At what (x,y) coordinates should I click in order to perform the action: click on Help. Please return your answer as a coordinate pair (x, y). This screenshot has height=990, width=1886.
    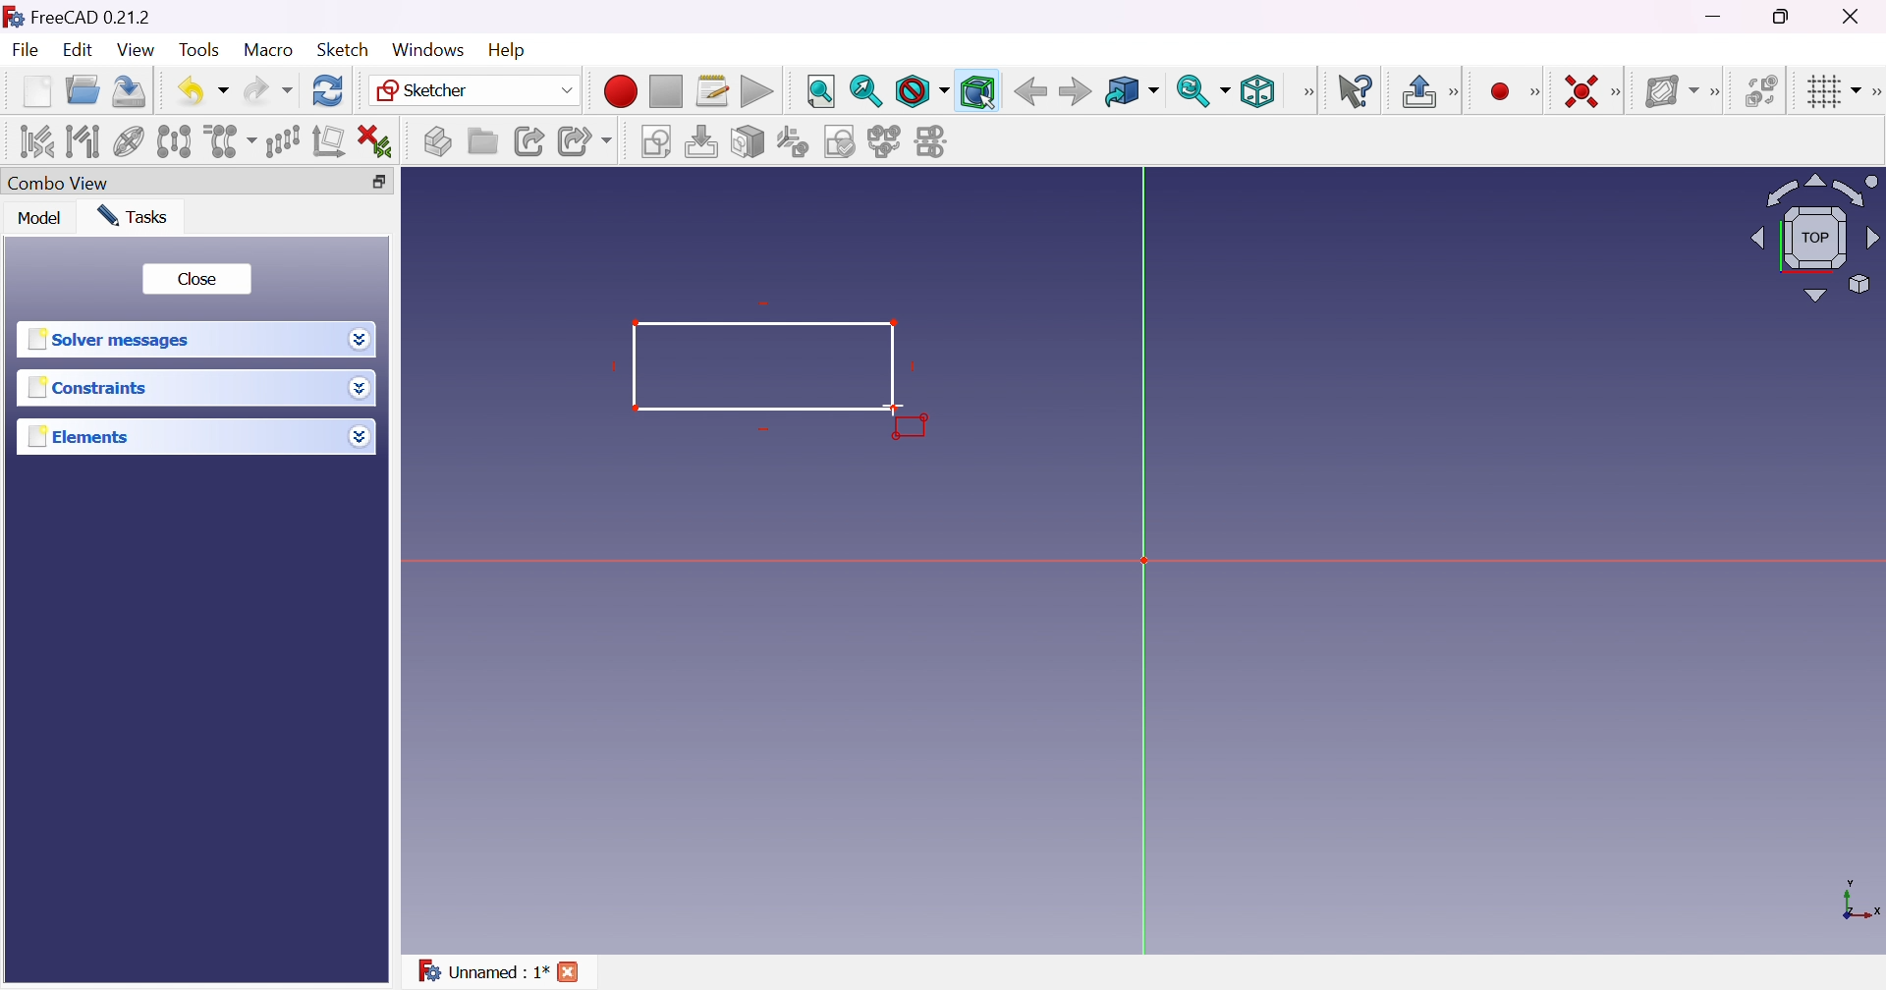
    Looking at the image, I should click on (509, 51).